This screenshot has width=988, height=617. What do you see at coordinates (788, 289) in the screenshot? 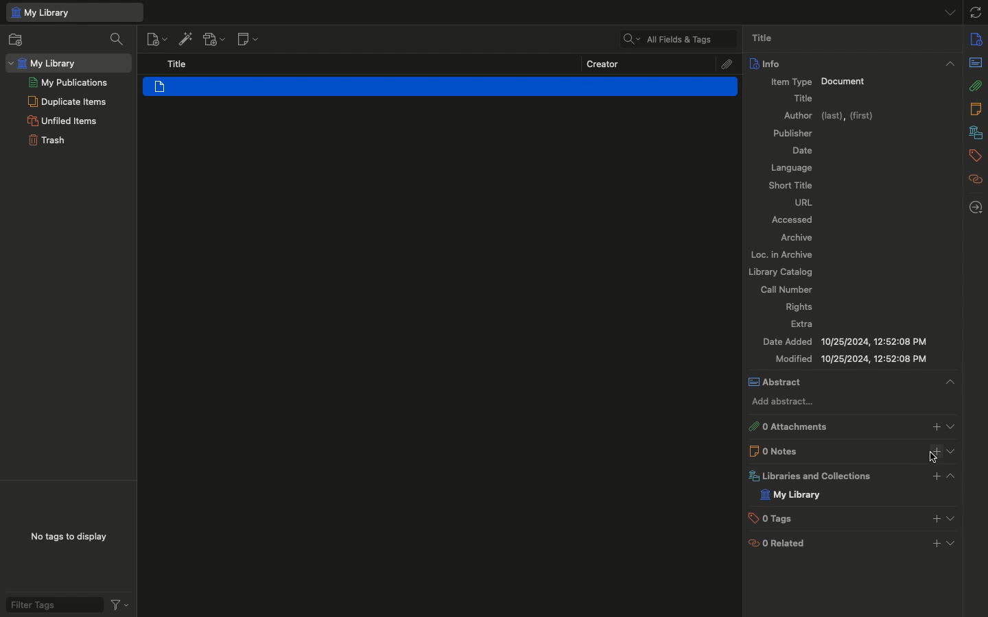
I see `Call number` at bounding box center [788, 289].